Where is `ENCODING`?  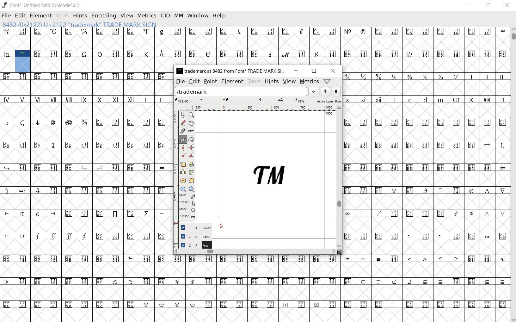
ENCODING is located at coordinates (104, 16).